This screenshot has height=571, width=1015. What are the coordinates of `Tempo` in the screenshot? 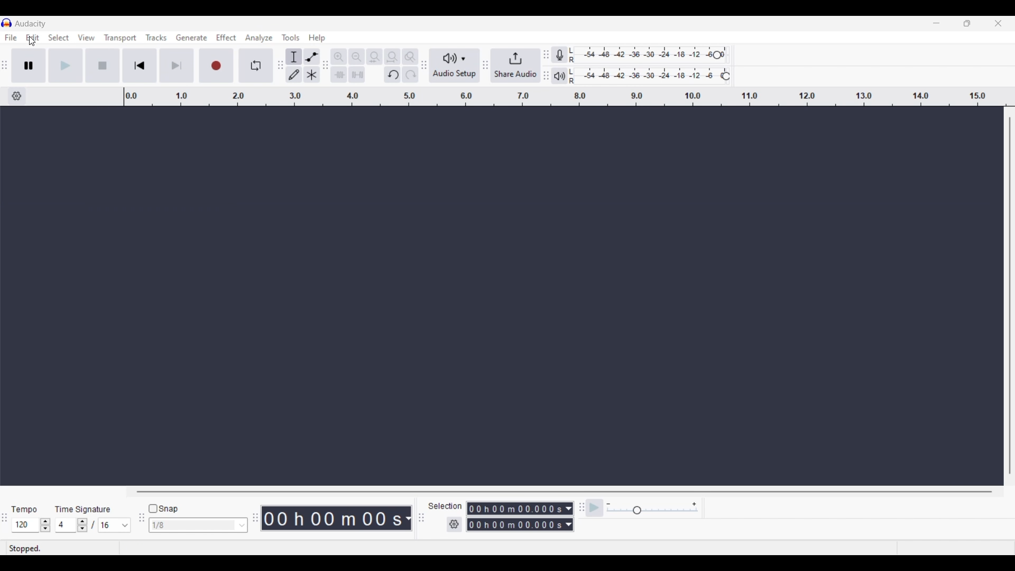 It's located at (24, 509).